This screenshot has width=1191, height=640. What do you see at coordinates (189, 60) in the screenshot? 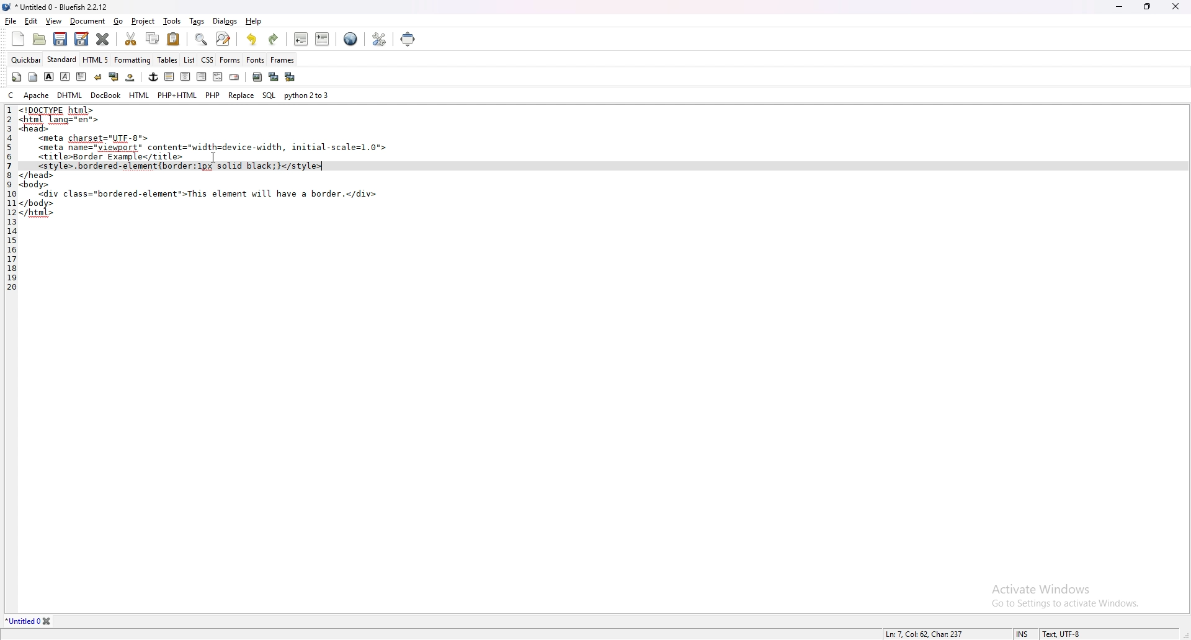
I see `list` at bounding box center [189, 60].